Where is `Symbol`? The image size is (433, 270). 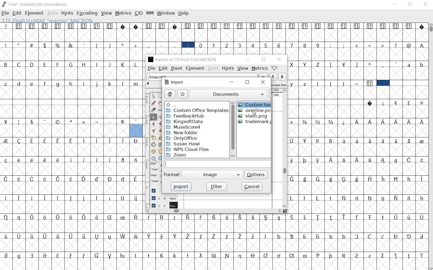
Symbol is located at coordinates (85, 236).